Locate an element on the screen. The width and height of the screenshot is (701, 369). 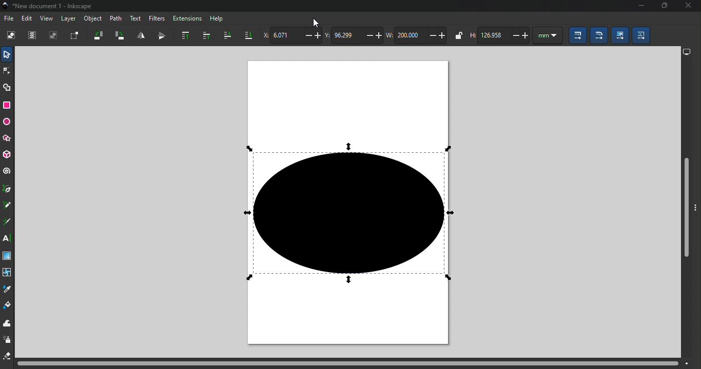
Horizontal coordinate of selection is located at coordinates (293, 36).